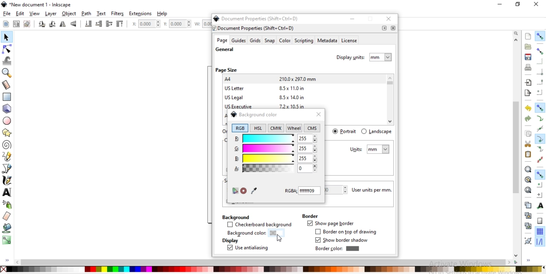  What do you see at coordinates (527, 67) in the screenshot?
I see `print document` at bounding box center [527, 67].